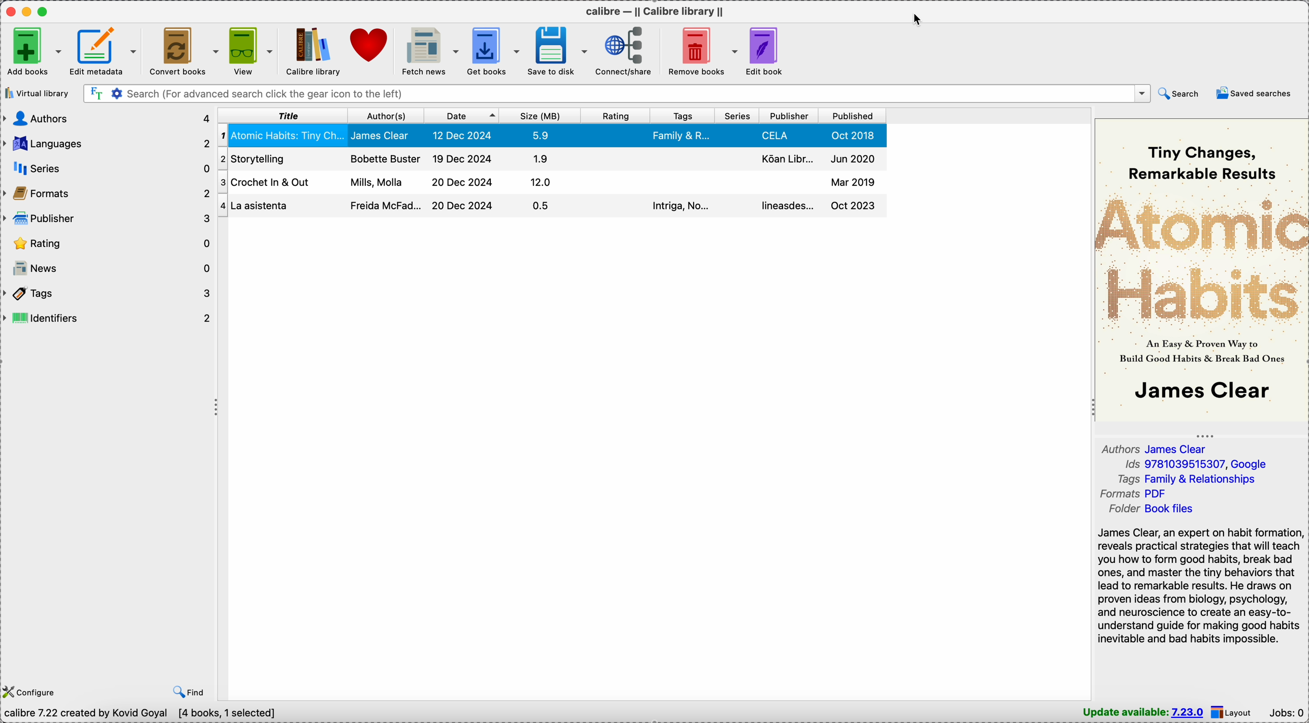 The width and height of the screenshot is (1309, 723). Describe the element at coordinates (918, 21) in the screenshot. I see `cursor` at that location.